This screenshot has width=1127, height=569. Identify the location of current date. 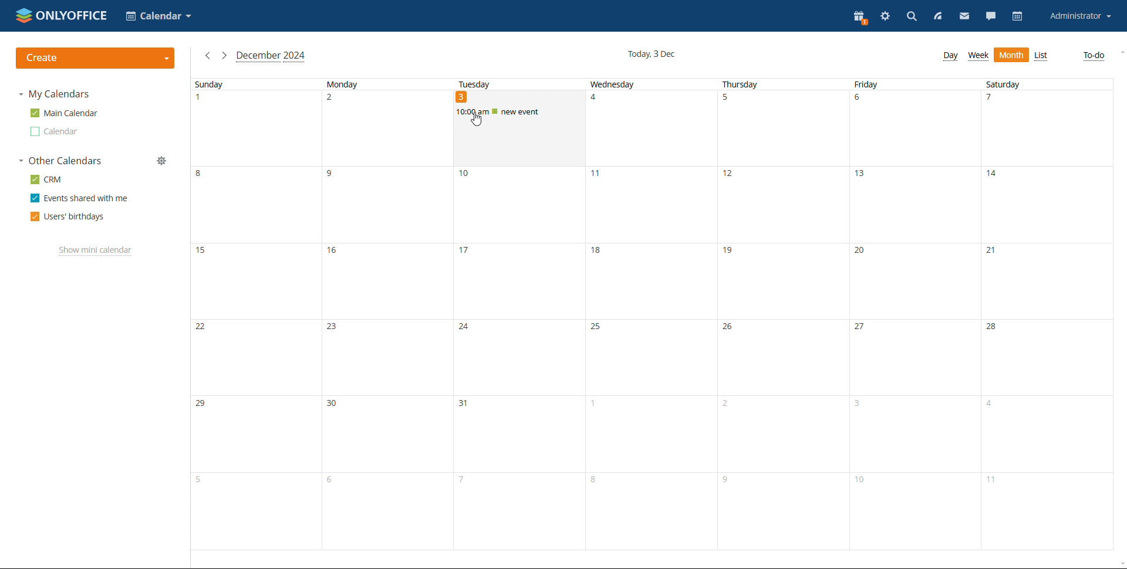
(650, 55).